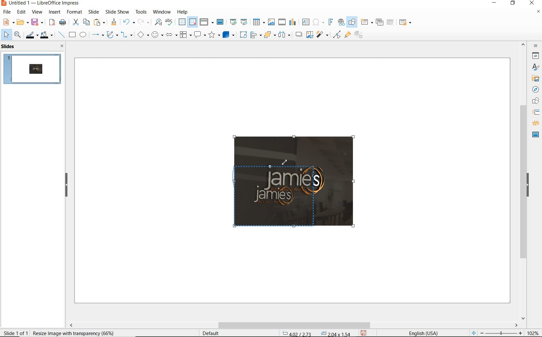  I want to click on sidebar settings, so click(535, 46).